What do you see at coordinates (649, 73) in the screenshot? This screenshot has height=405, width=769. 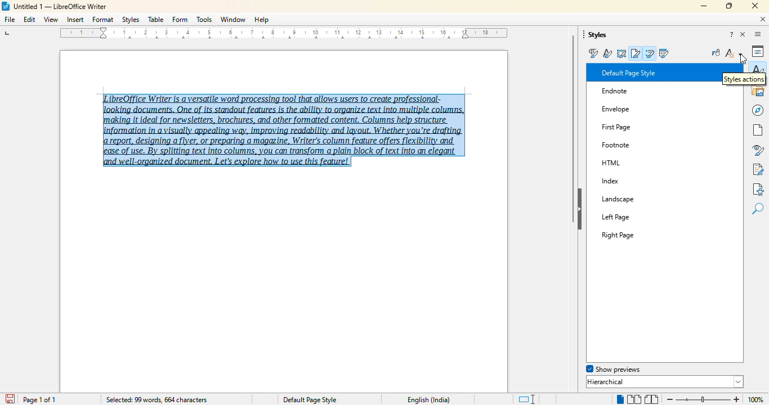 I see `Default Paragraph Style` at bounding box center [649, 73].